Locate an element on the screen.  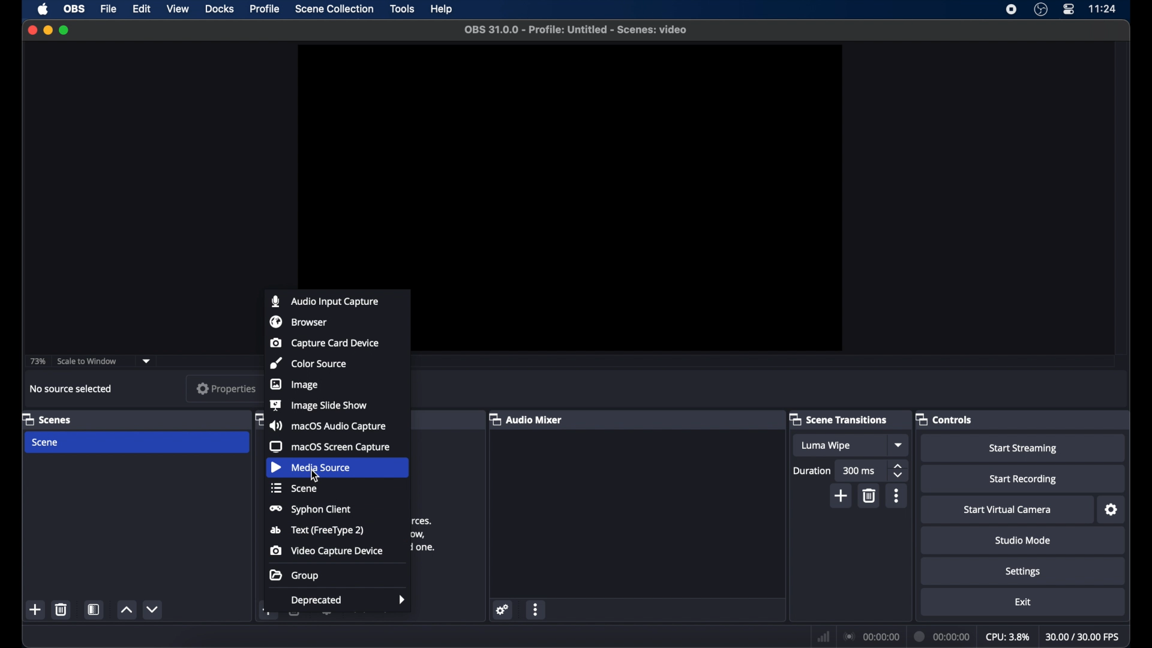
scene is located at coordinates (295, 488).